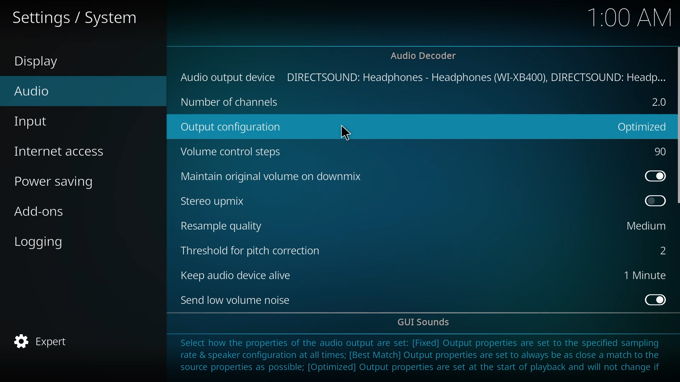  What do you see at coordinates (423, 356) in the screenshot?
I see `info` at bounding box center [423, 356].